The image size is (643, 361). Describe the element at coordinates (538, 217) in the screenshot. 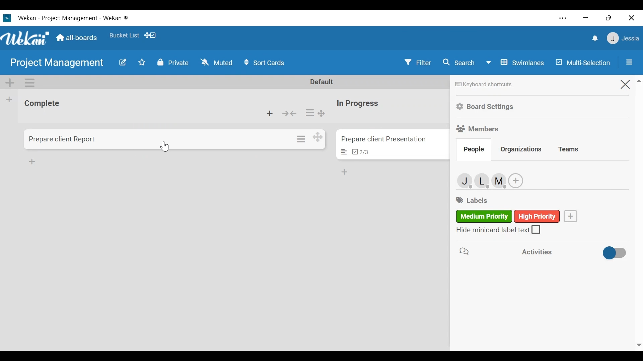

I see `high priority` at that location.